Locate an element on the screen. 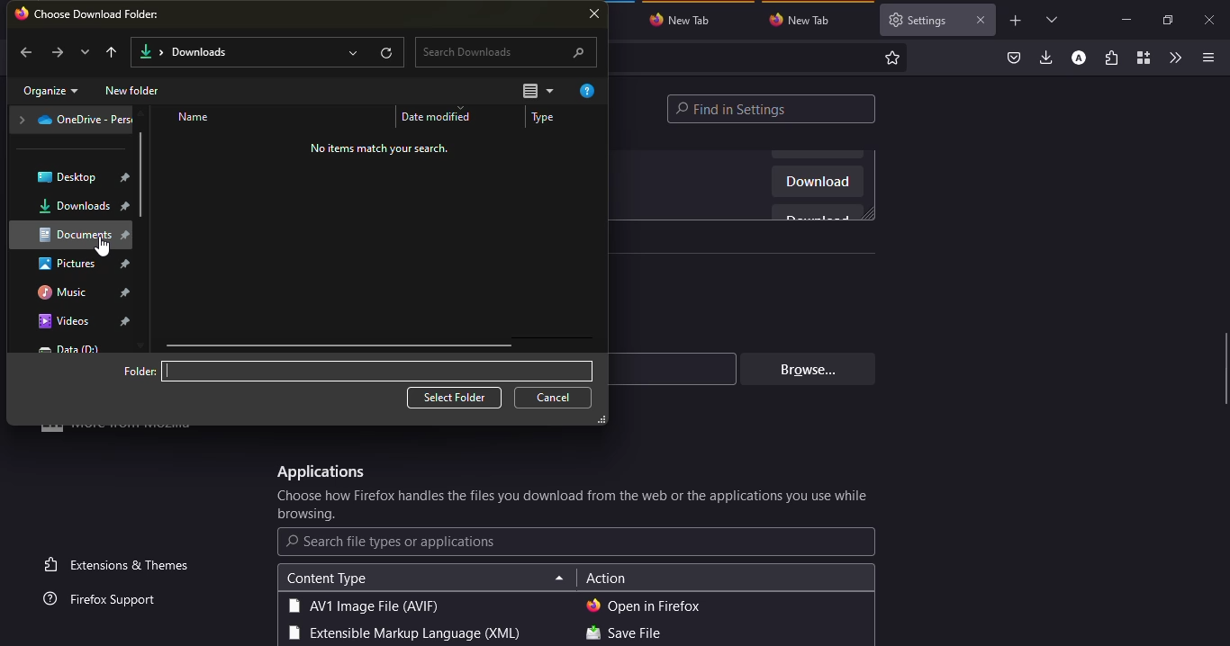 This screenshot has height=646, width=1230. forward is located at coordinates (57, 51).